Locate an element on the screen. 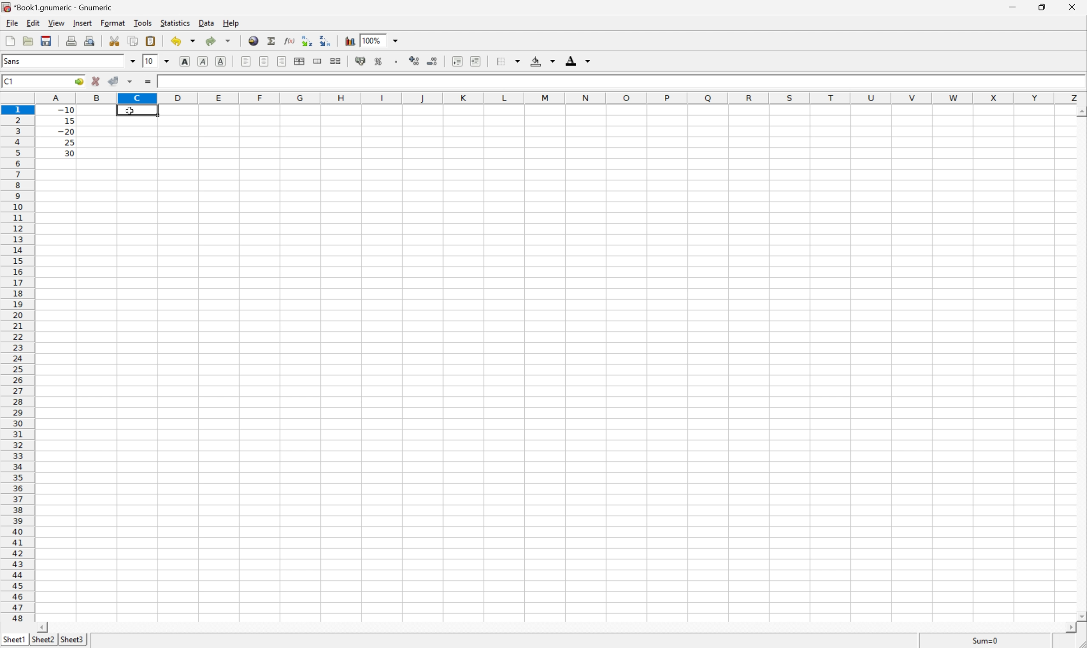  Minimize is located at coordinates (1014, 7).